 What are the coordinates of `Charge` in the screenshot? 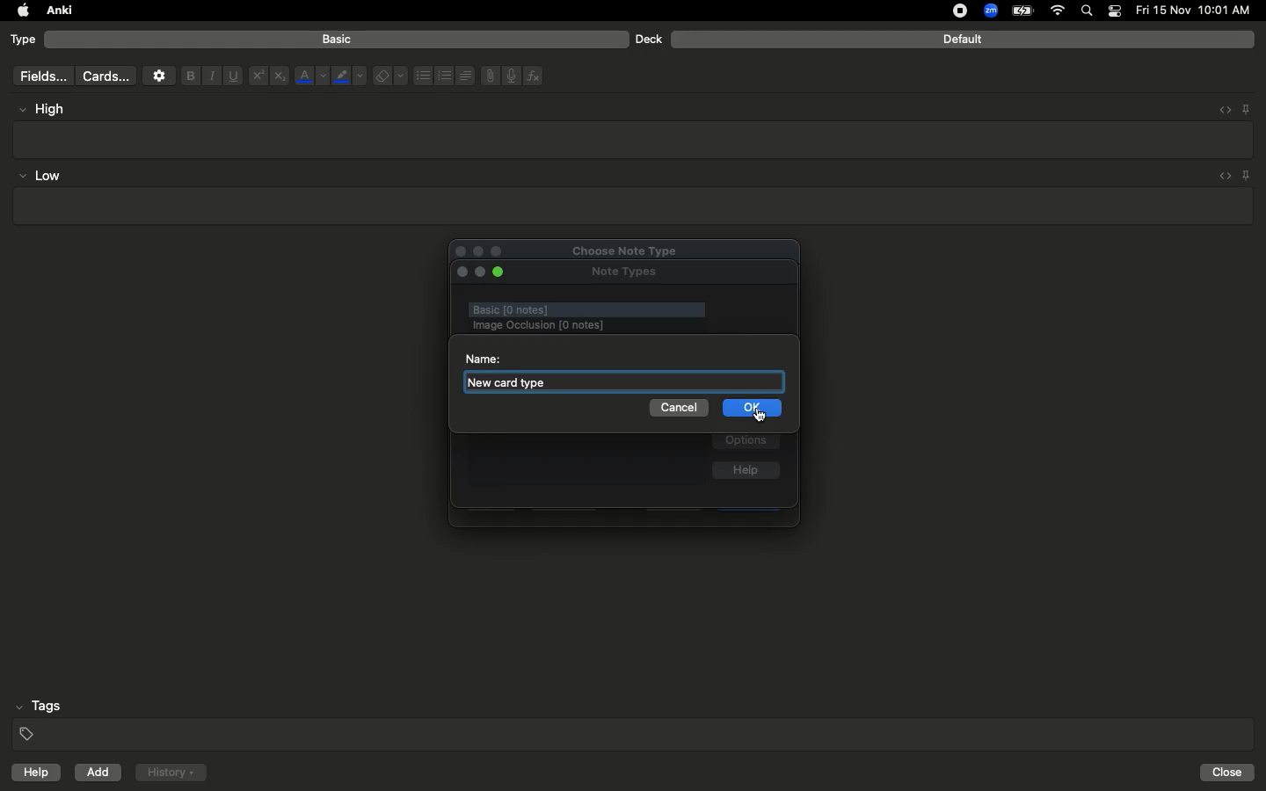 It's located at (1022, 11).